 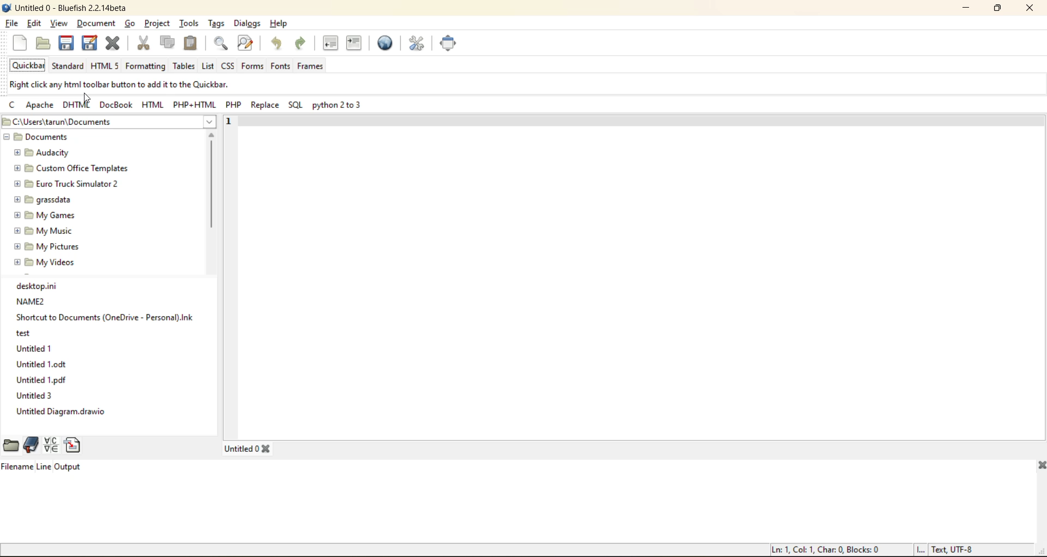 I want to click on html, so click(x=153, y=105).